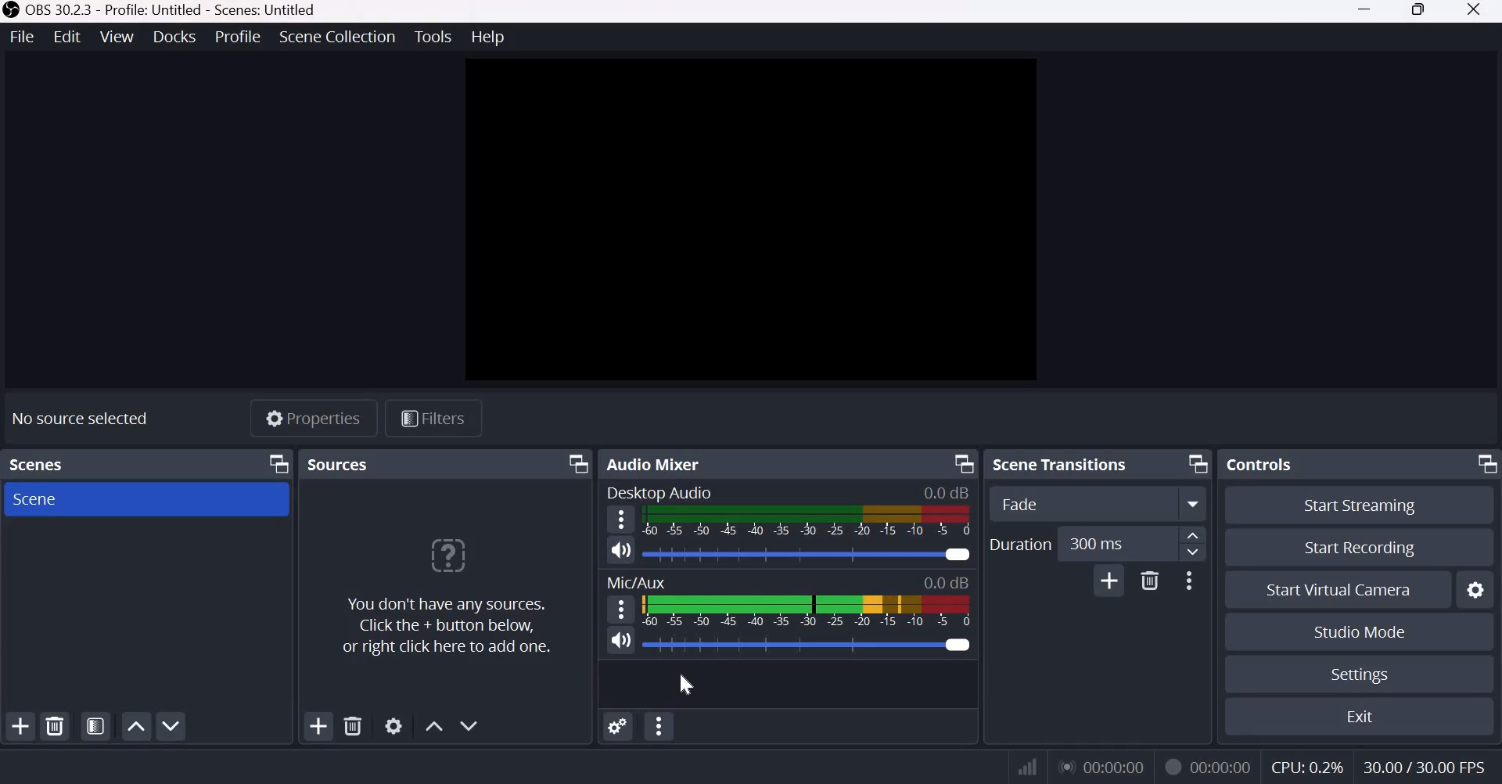 The width and height of the screenshot is (1502, 784). Describe the element at coordinates (618, 552) in the screenshot. I see `enabled desktop audio` at that location.